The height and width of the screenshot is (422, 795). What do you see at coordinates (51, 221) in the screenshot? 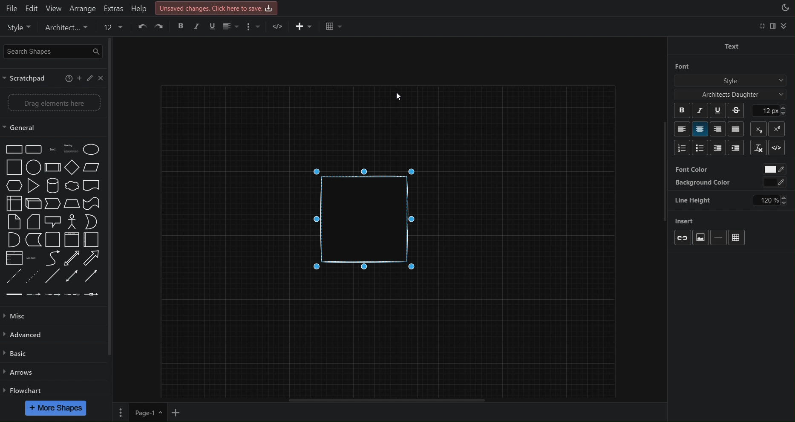
I see `Shapes Menu` at bounding box center [51, 221].